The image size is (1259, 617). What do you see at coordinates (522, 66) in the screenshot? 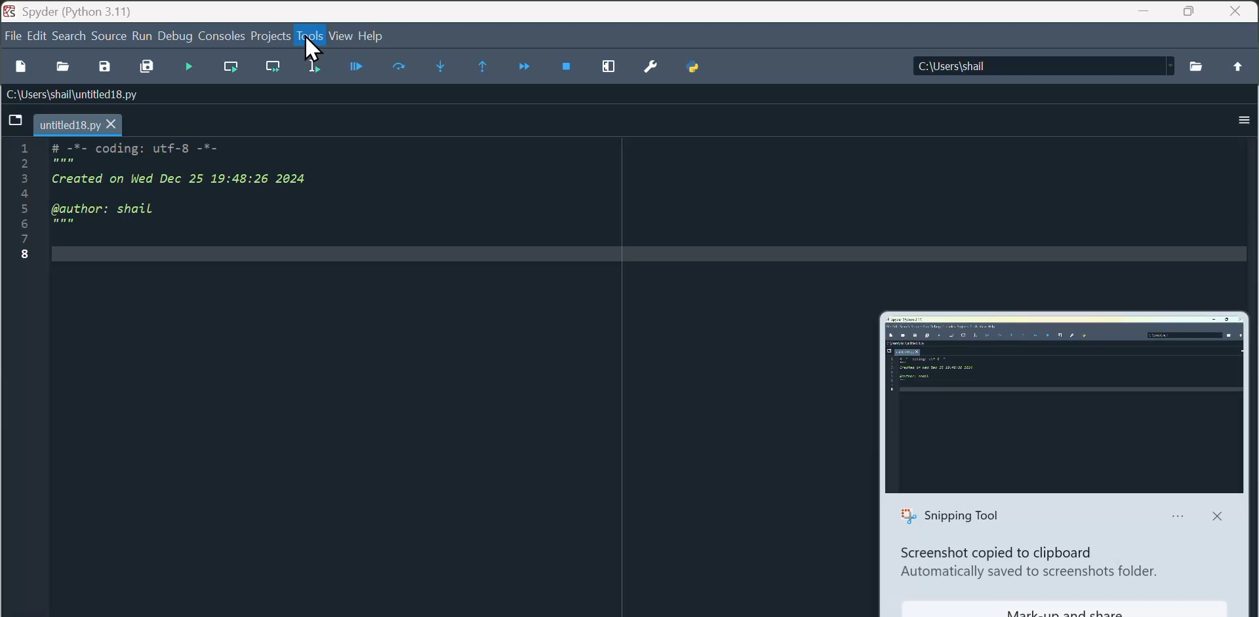
I see `Continue debugging until next function` at bounding box center [522, 66].